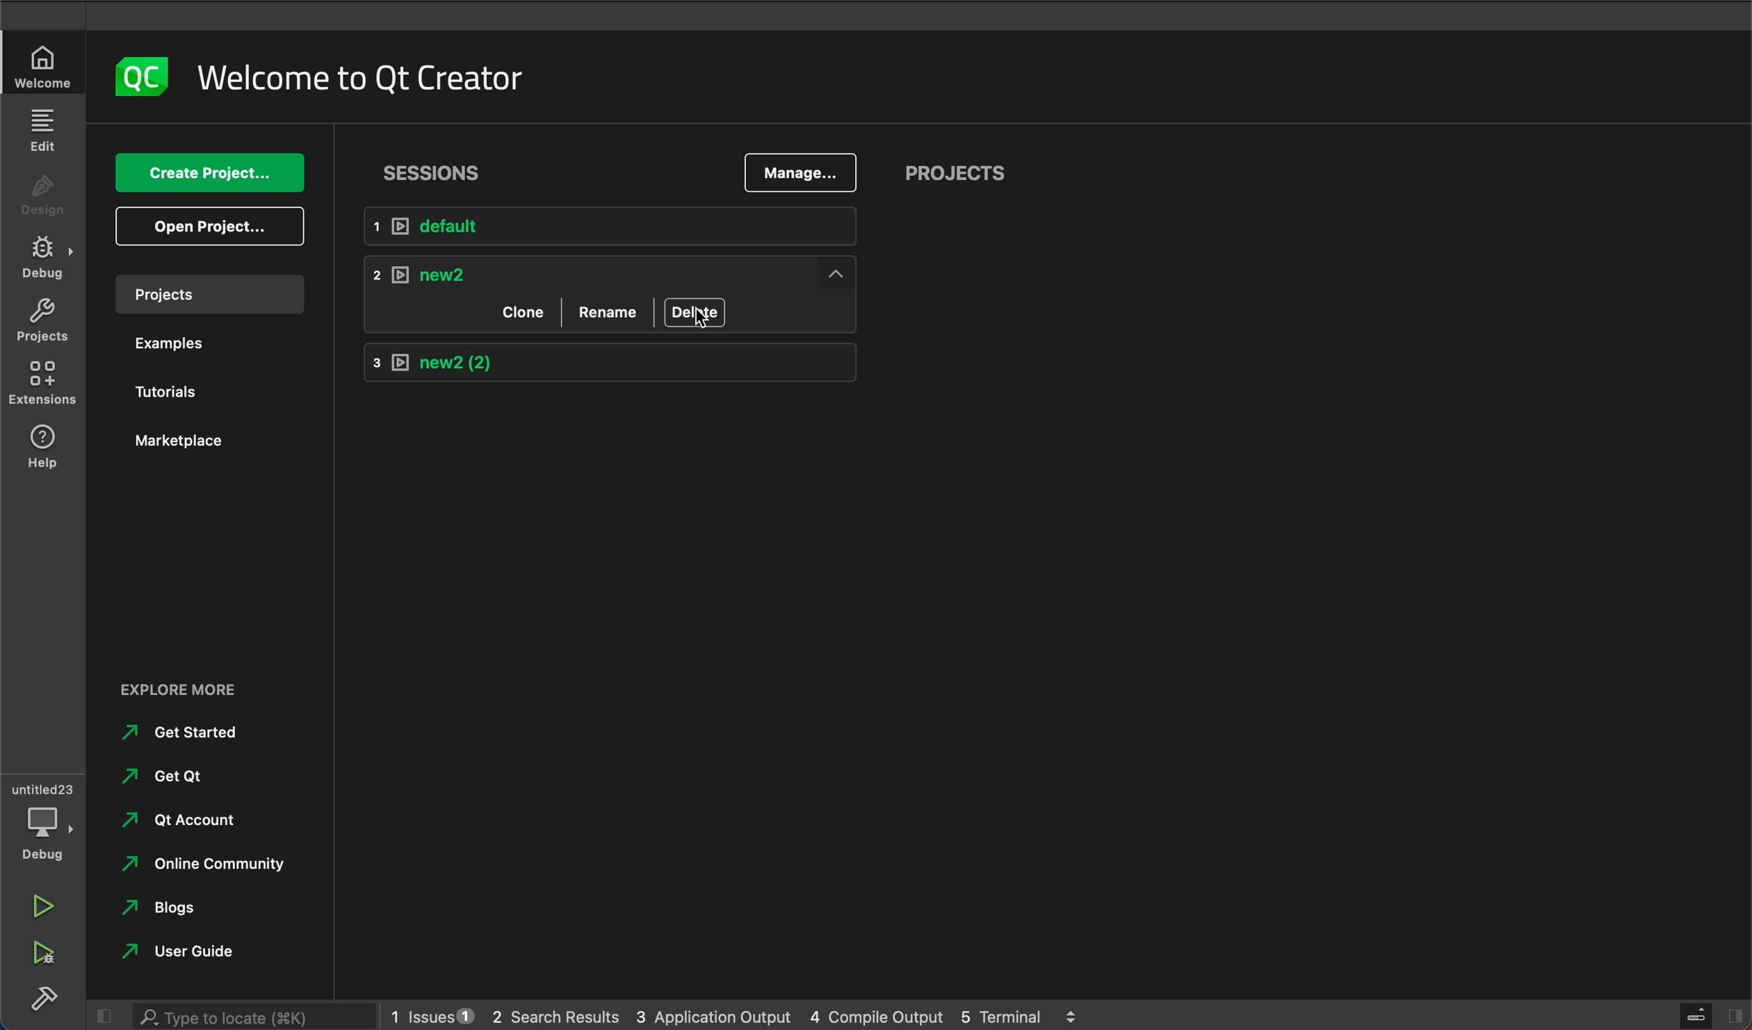  What do you see at coordinates (197, 443) in the screenshot?
I see `marketplace` at bounding box center [197, 443].